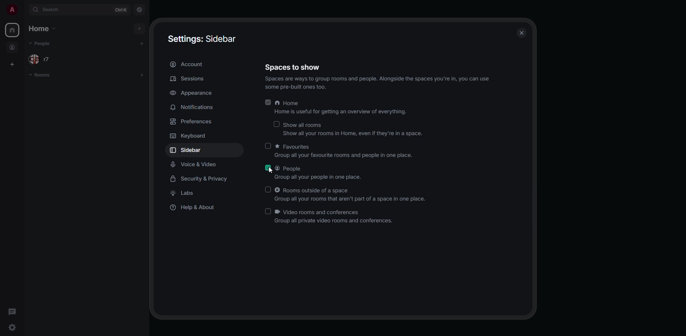  I want to click on cursor, so click(274, 171).